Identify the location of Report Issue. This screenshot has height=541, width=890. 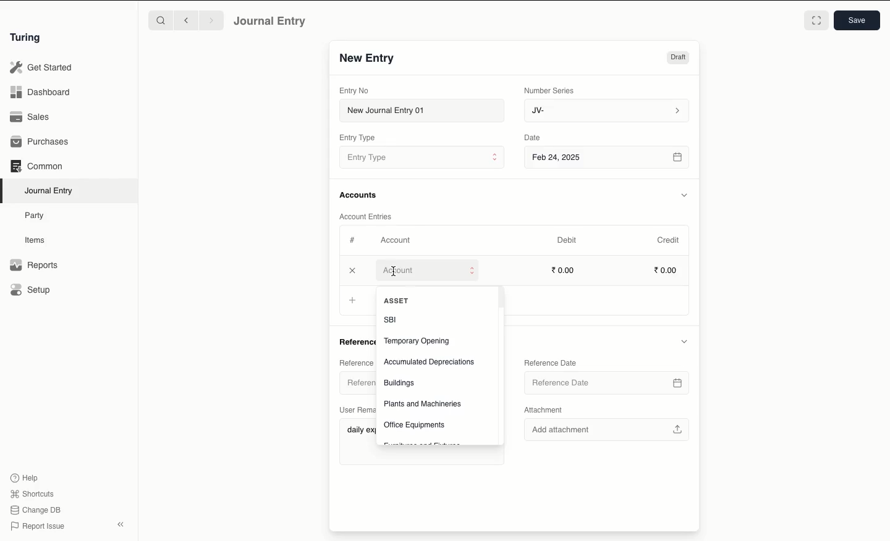
(39, 527).